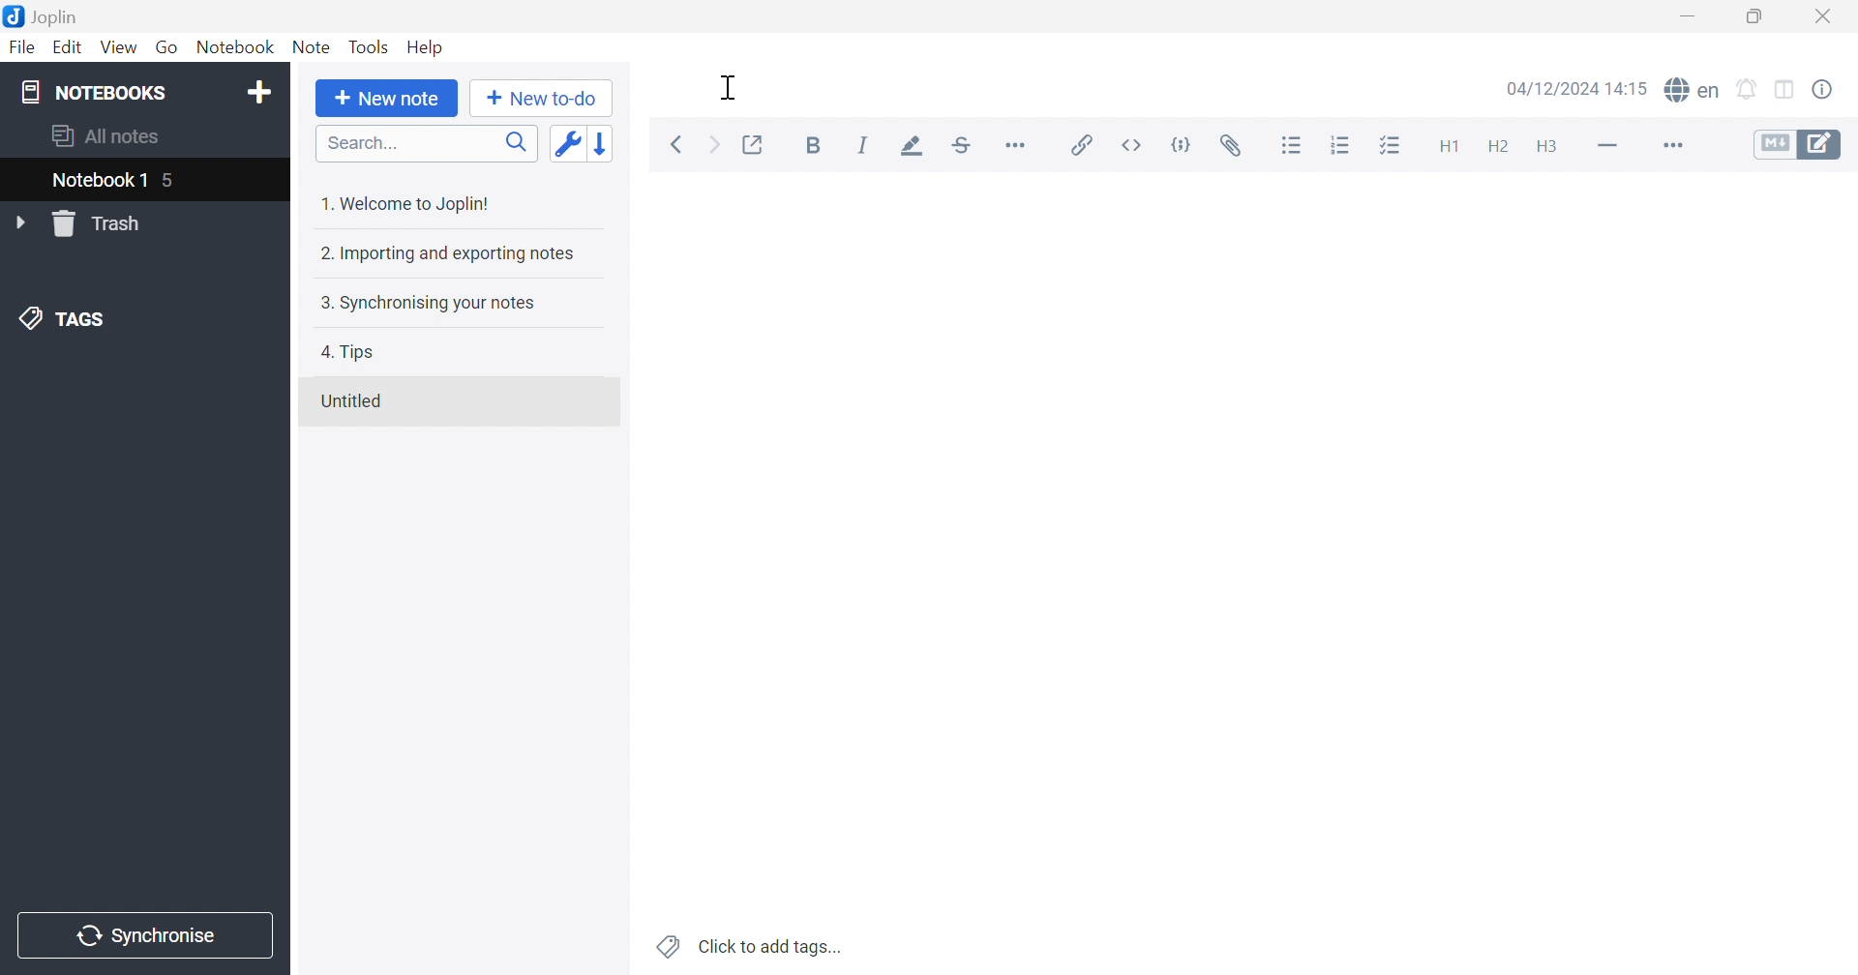 This screenshot has height=975, width=1858. Describe the element at coordinates (752, 947) in the screenshot. I see `Click to add tags...` at that location.